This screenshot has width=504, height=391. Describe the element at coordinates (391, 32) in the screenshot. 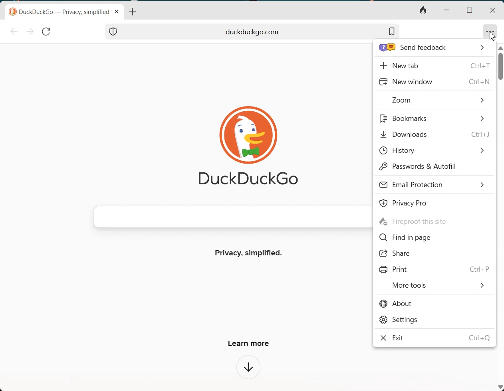

I see `Bookmark` at that location.